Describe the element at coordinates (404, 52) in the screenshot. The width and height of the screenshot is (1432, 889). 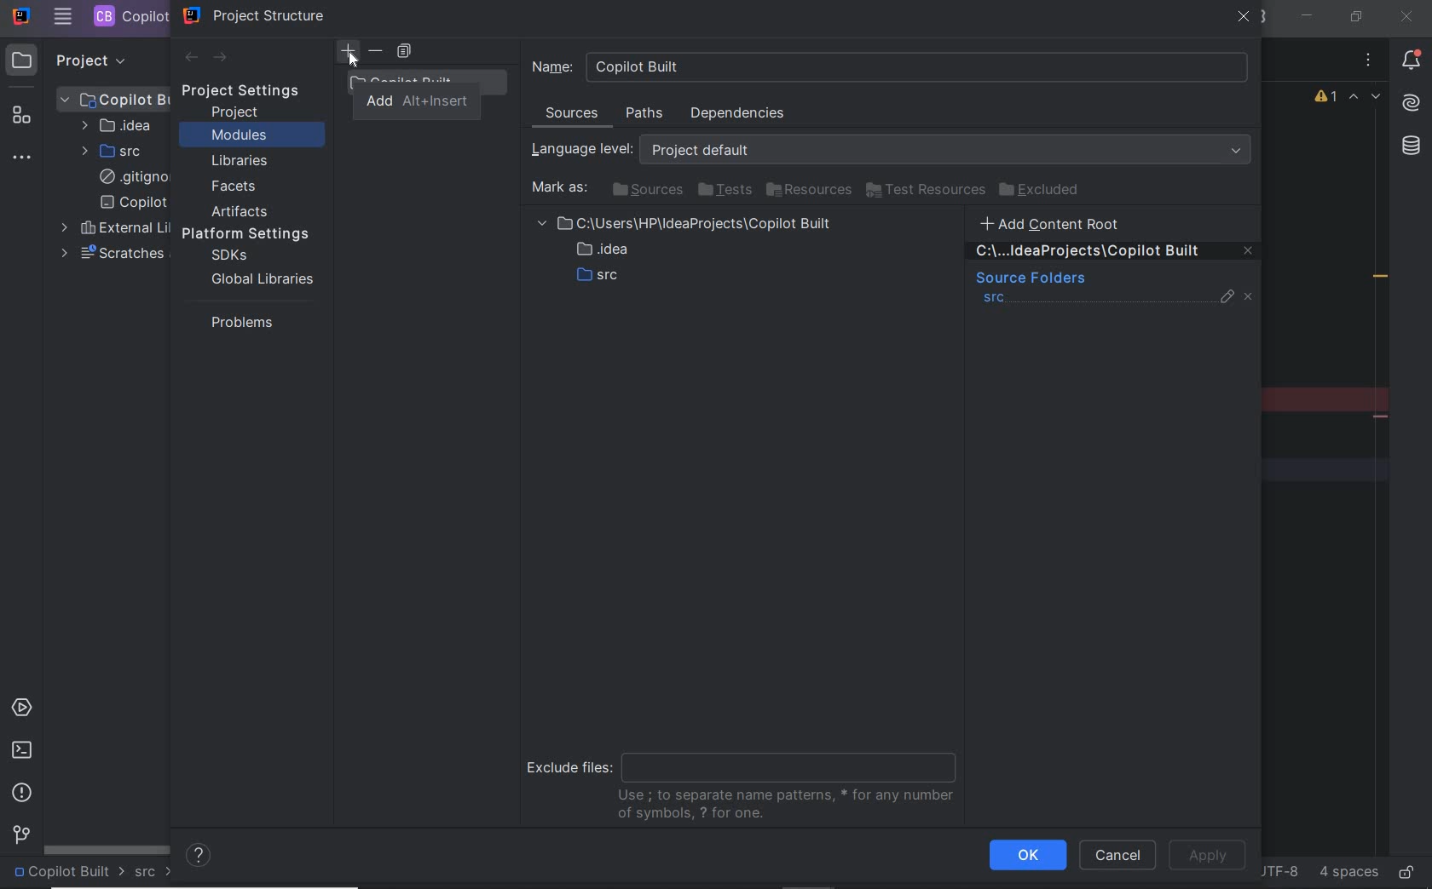
I see `copy` at that location.